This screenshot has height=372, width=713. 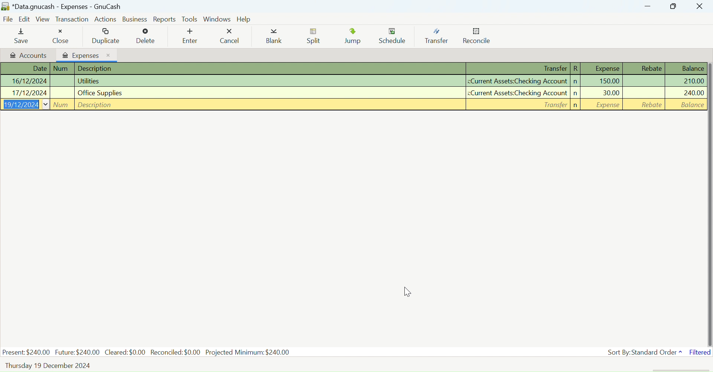 What do you see at coordinates (709, 203) in the screenshot?
I see `vertical scroll bar` at bounding box center [709, 203].